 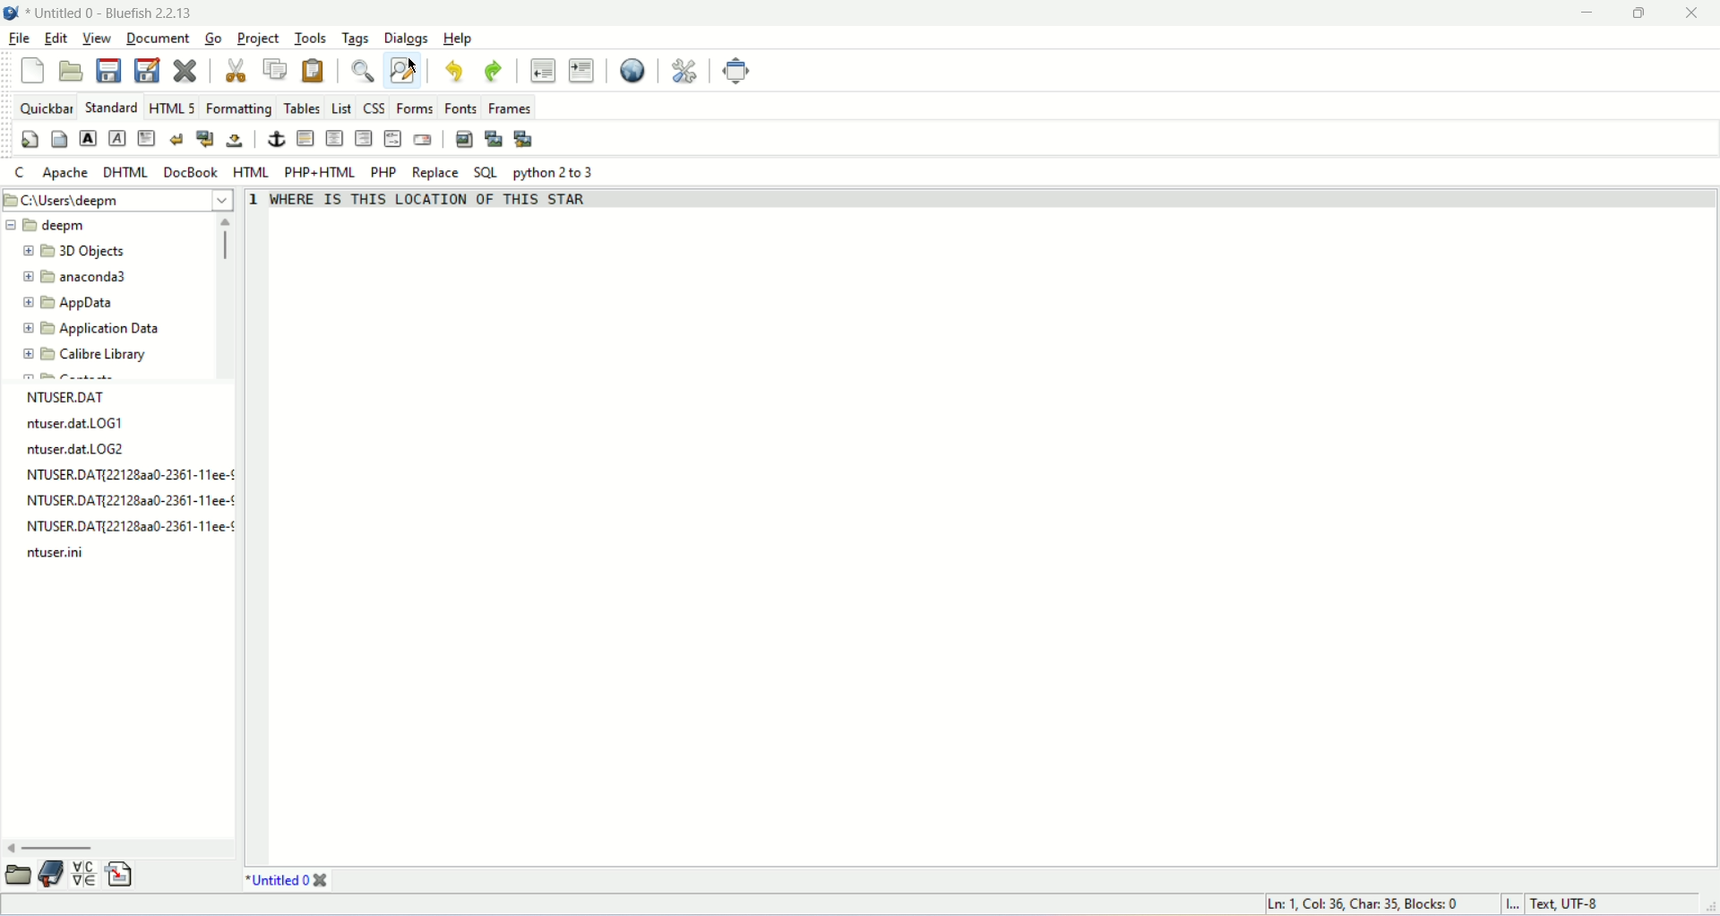 I want to click on character encoding, so click(x=1562, y=905).